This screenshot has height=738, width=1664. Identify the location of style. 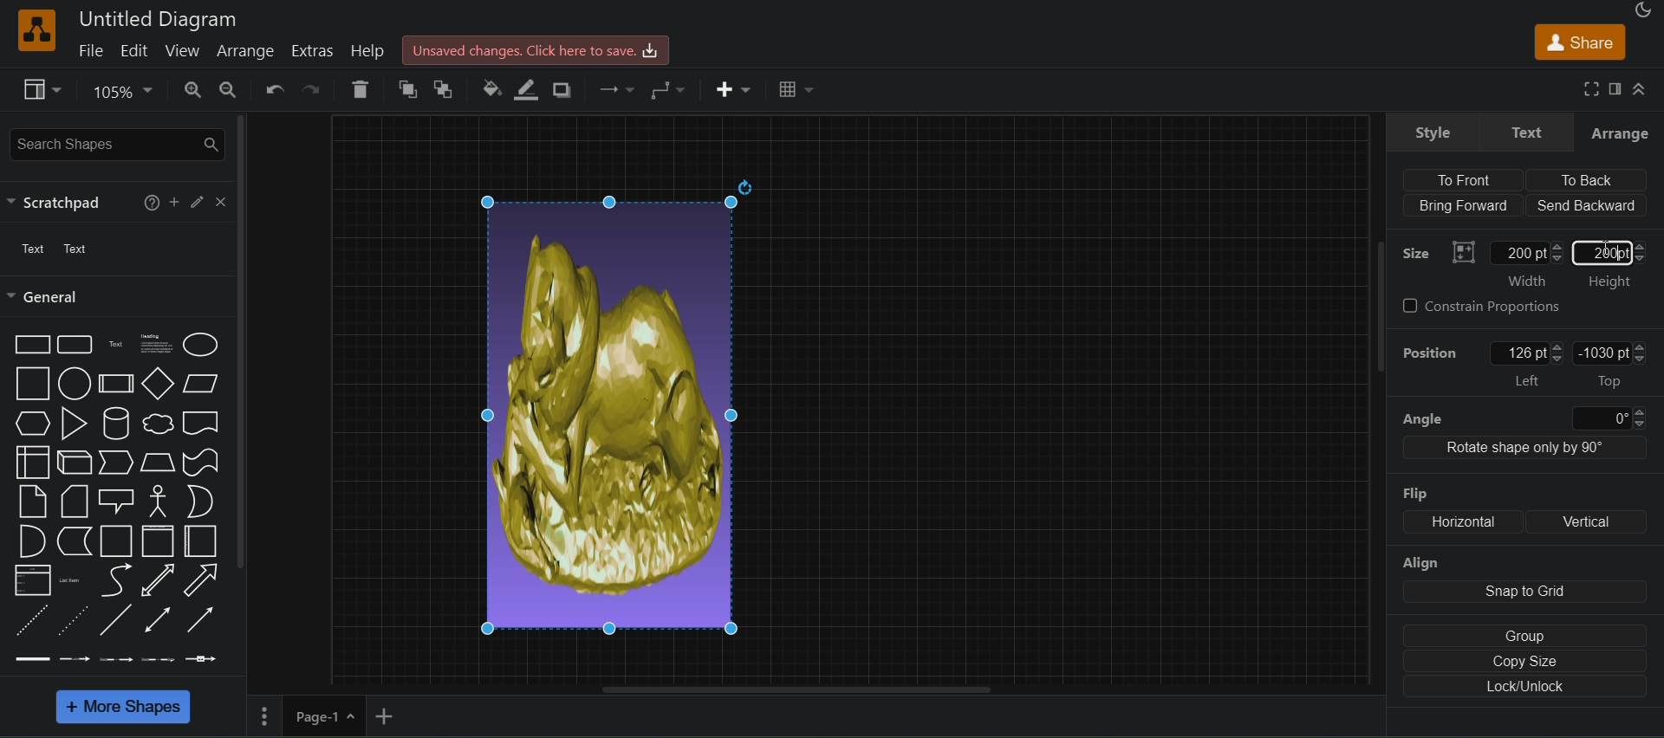
(1433, 132).